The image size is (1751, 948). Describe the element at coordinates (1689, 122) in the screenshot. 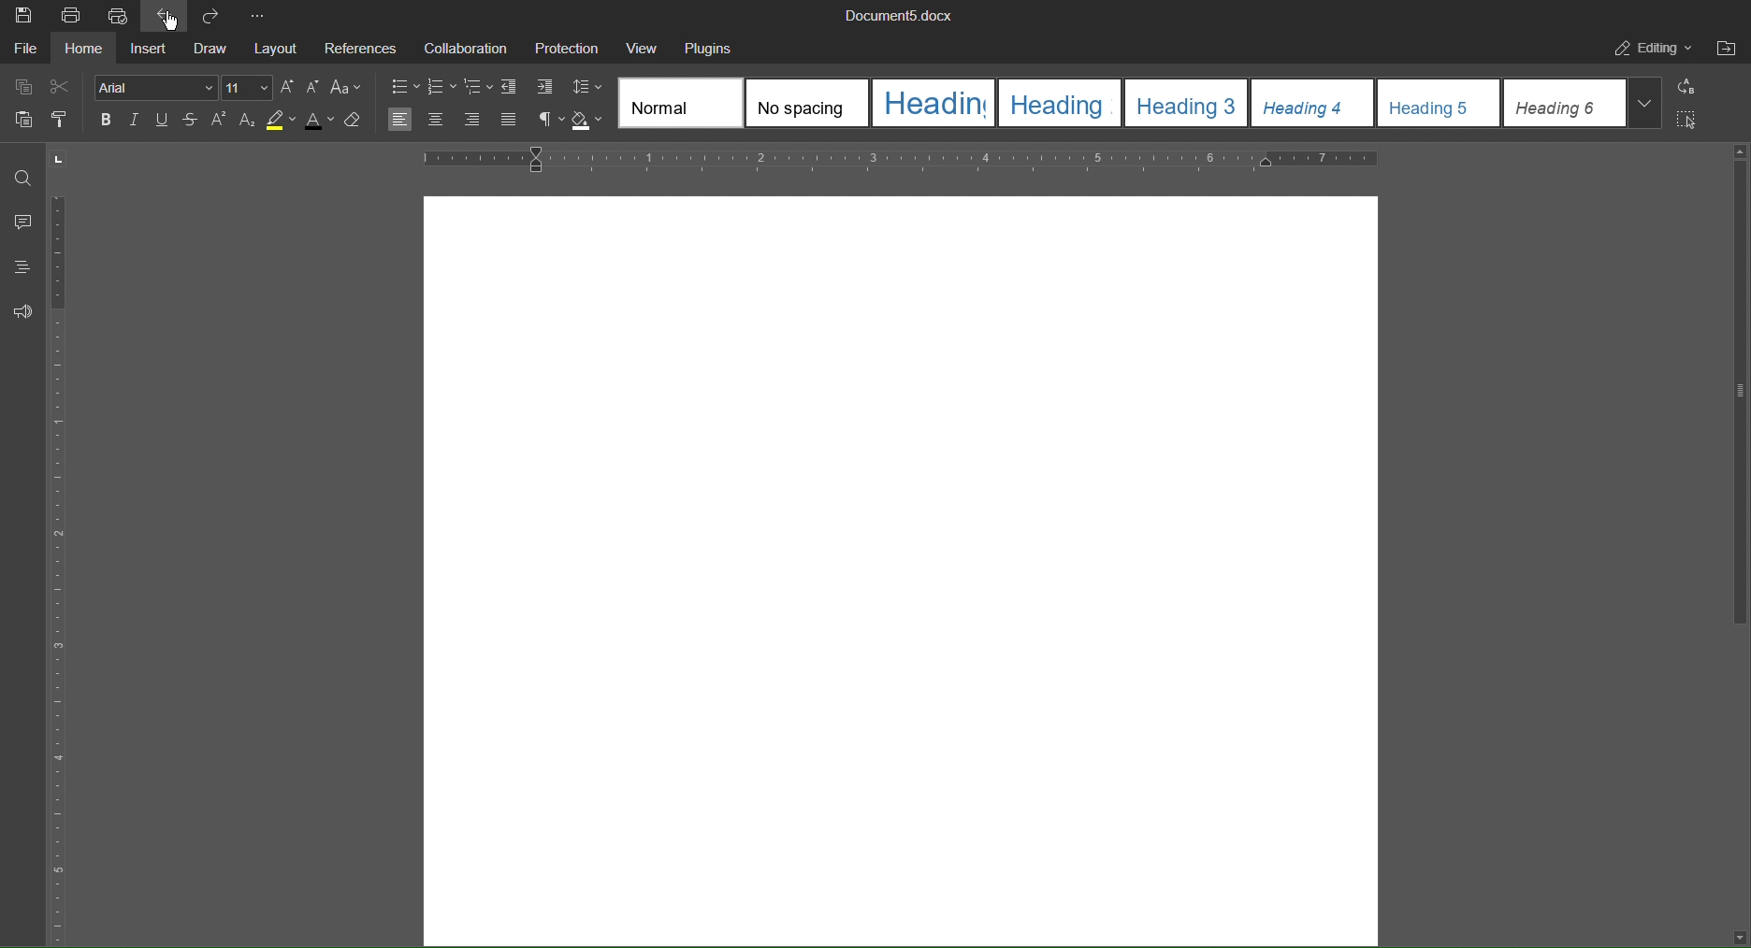

I see `Select All` at that location.